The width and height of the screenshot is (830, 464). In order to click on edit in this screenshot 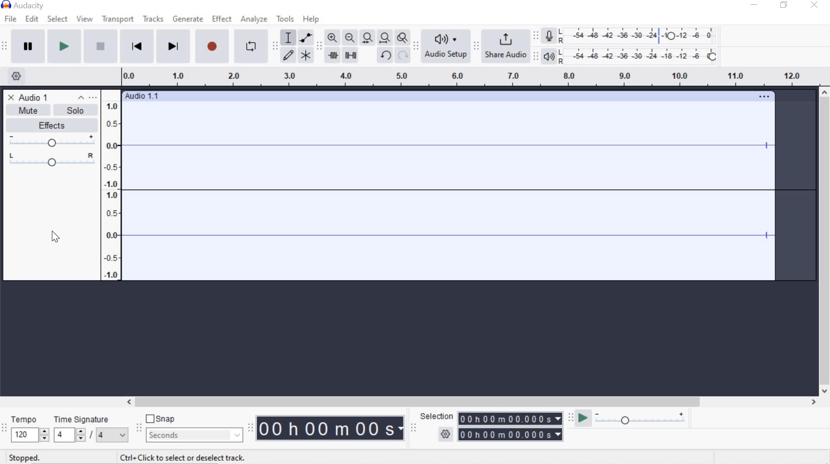, I will do `click(32, 19)`.